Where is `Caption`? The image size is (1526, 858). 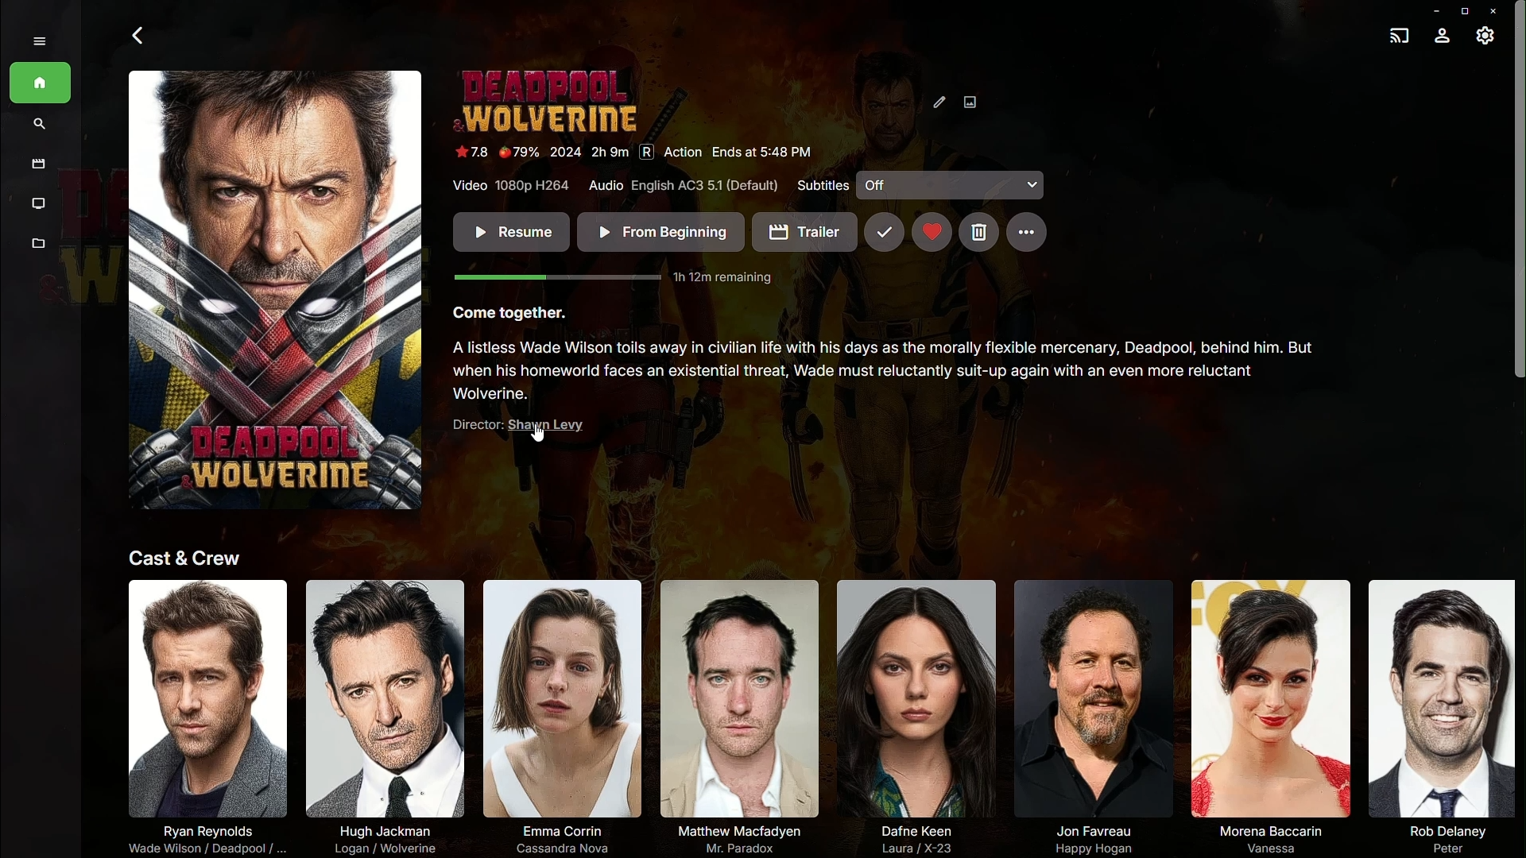 Caption is located at coordinates (512, 317).